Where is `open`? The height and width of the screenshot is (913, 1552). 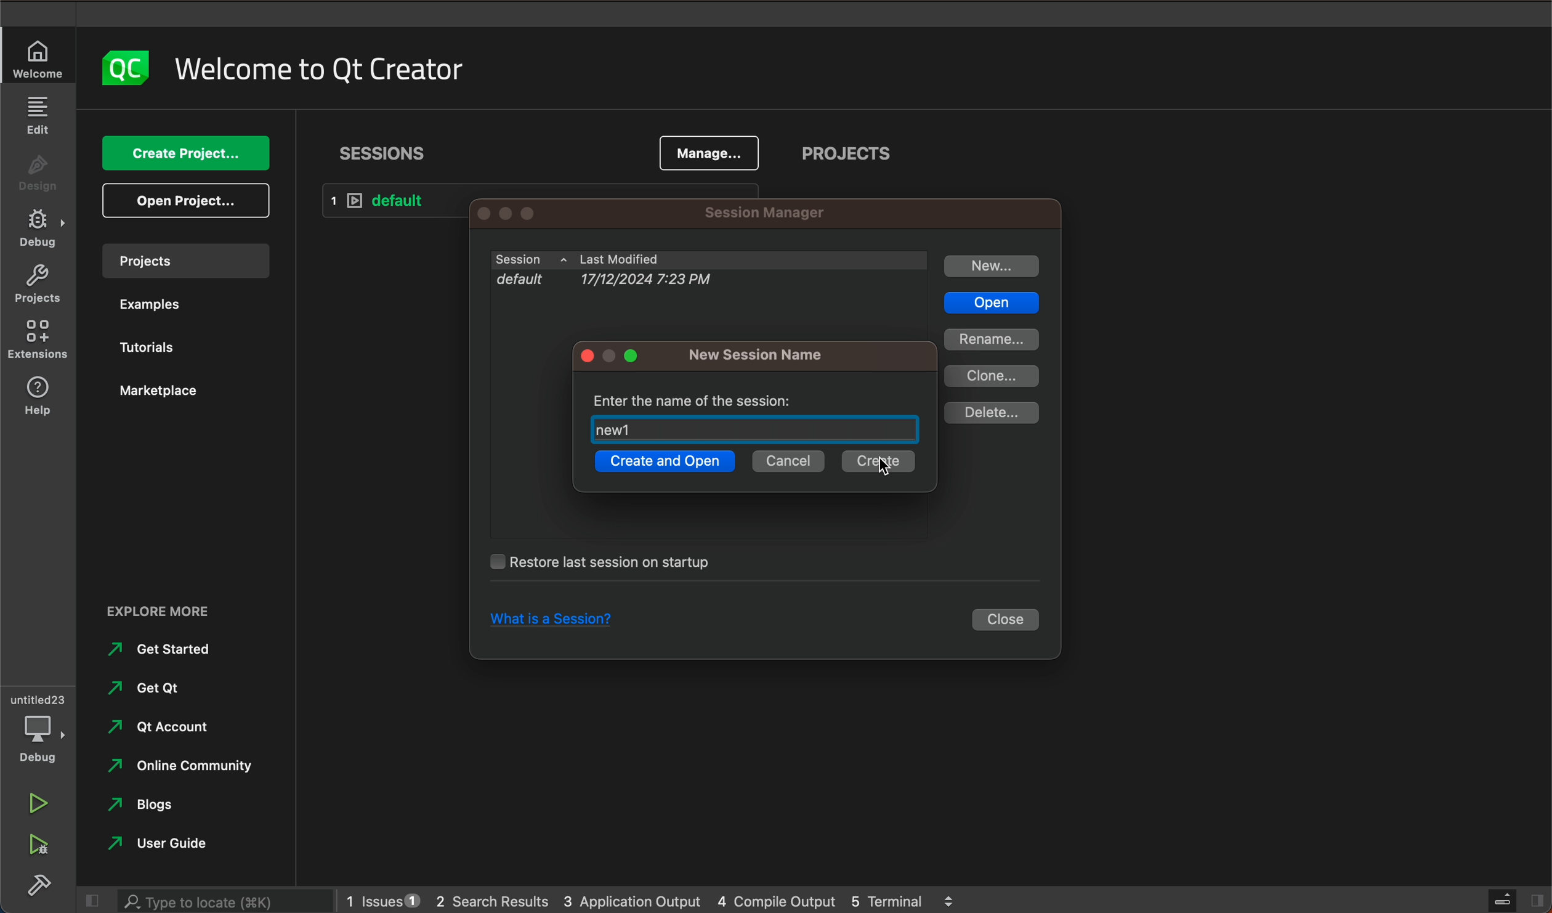 open is located at coordinates (990, 304).